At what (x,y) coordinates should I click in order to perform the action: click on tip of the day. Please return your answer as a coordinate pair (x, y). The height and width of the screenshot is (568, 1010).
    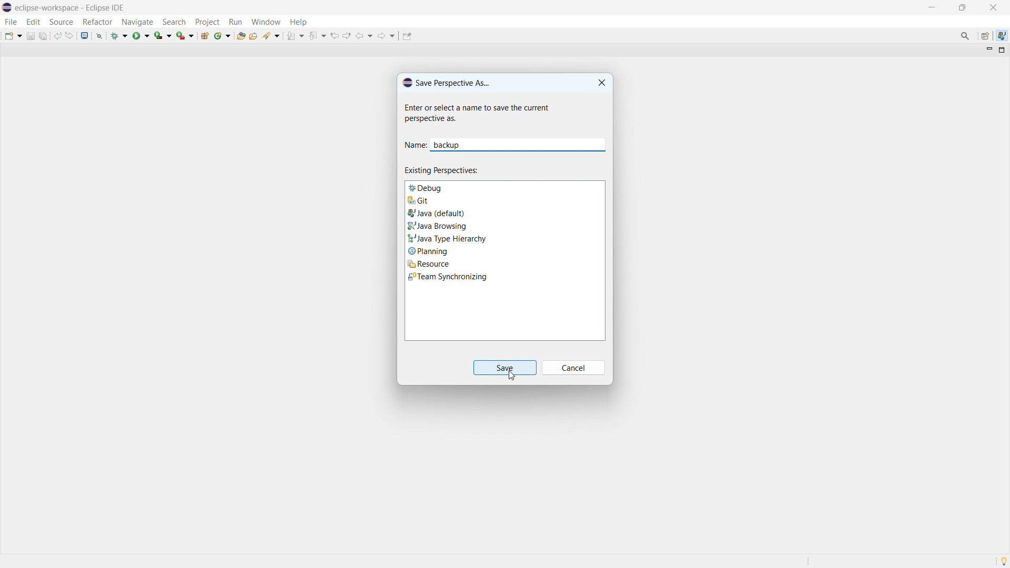
    Looking at the image, I should click on (1004, 561).